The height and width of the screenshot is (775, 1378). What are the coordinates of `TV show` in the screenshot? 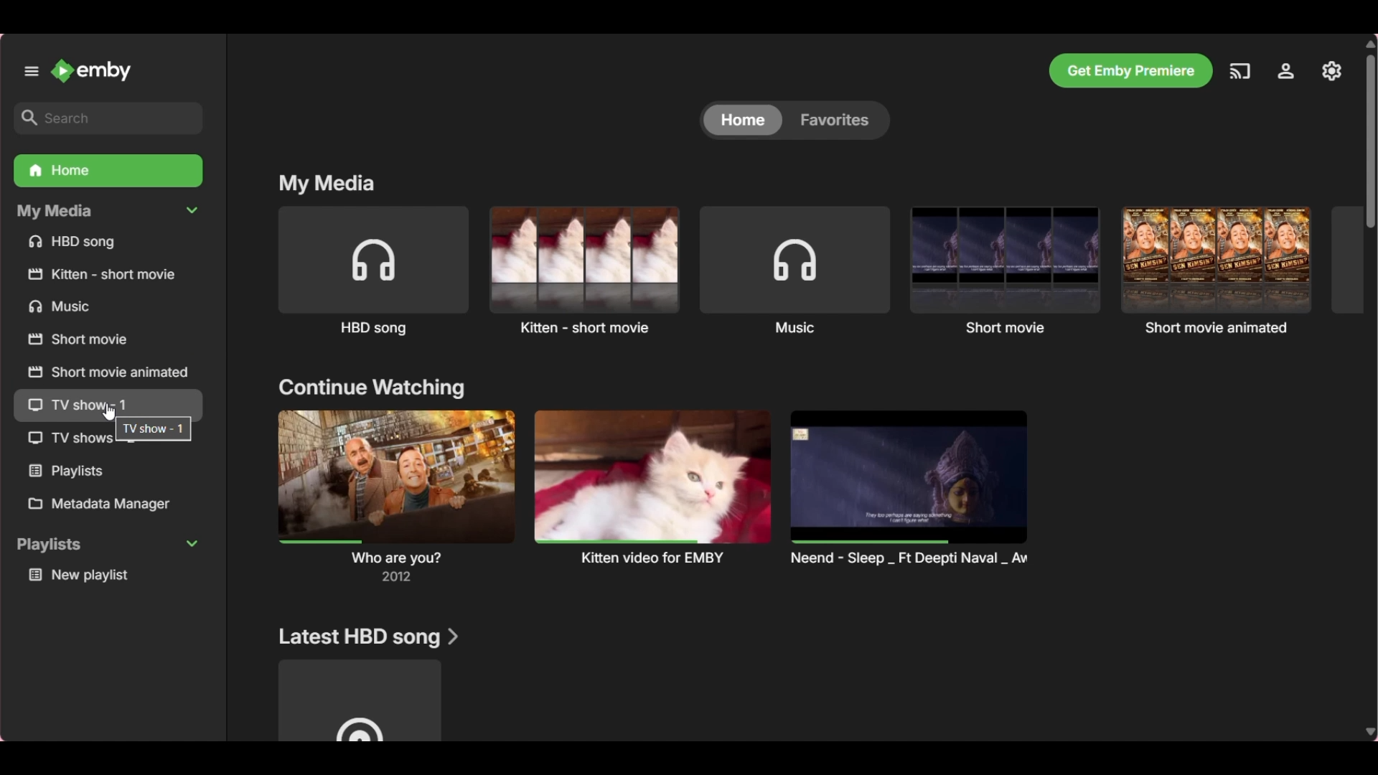 It's located at (108, 401).